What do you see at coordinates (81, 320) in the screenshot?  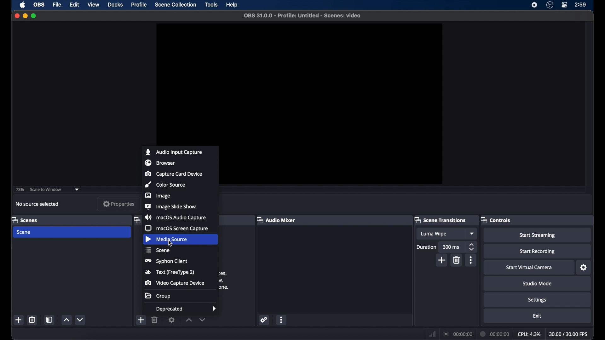 I see `decrement` at bounding box center [81, 320].